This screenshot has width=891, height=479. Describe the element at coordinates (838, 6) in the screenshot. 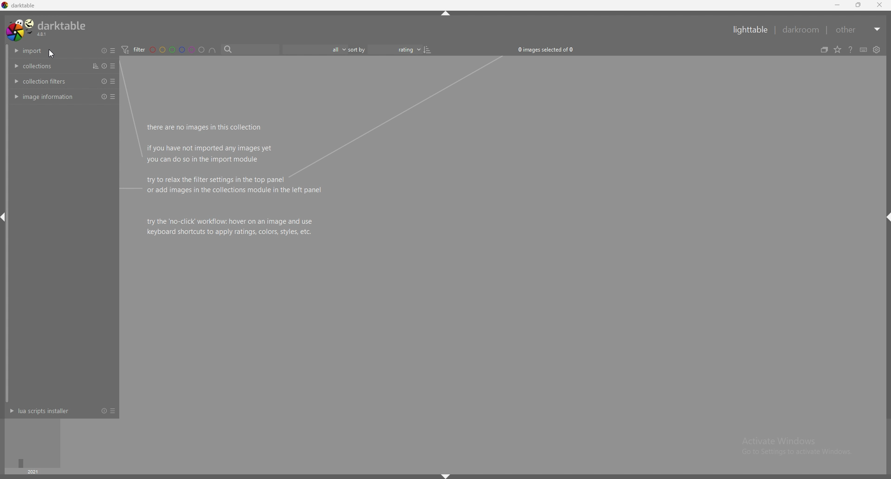

I see `minimize` at that location.